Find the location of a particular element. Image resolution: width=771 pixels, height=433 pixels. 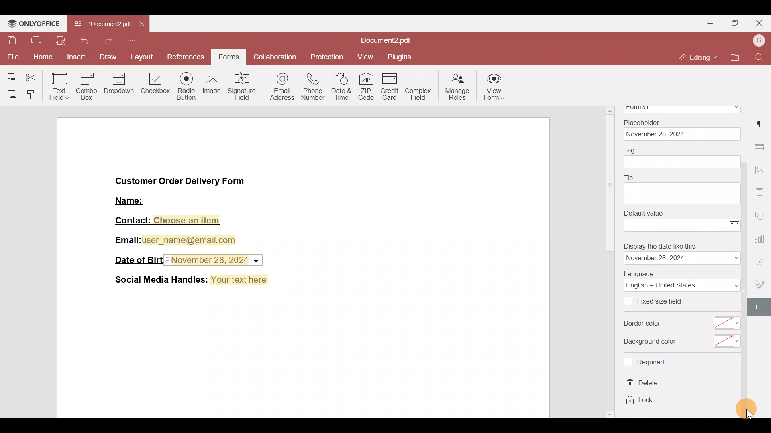

tip is located at coordinates (683, 194).